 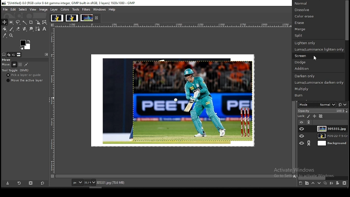 What do you see at coordinates (57, 17) in the screenshot?
I see `image` at bounding box center [57, 17].